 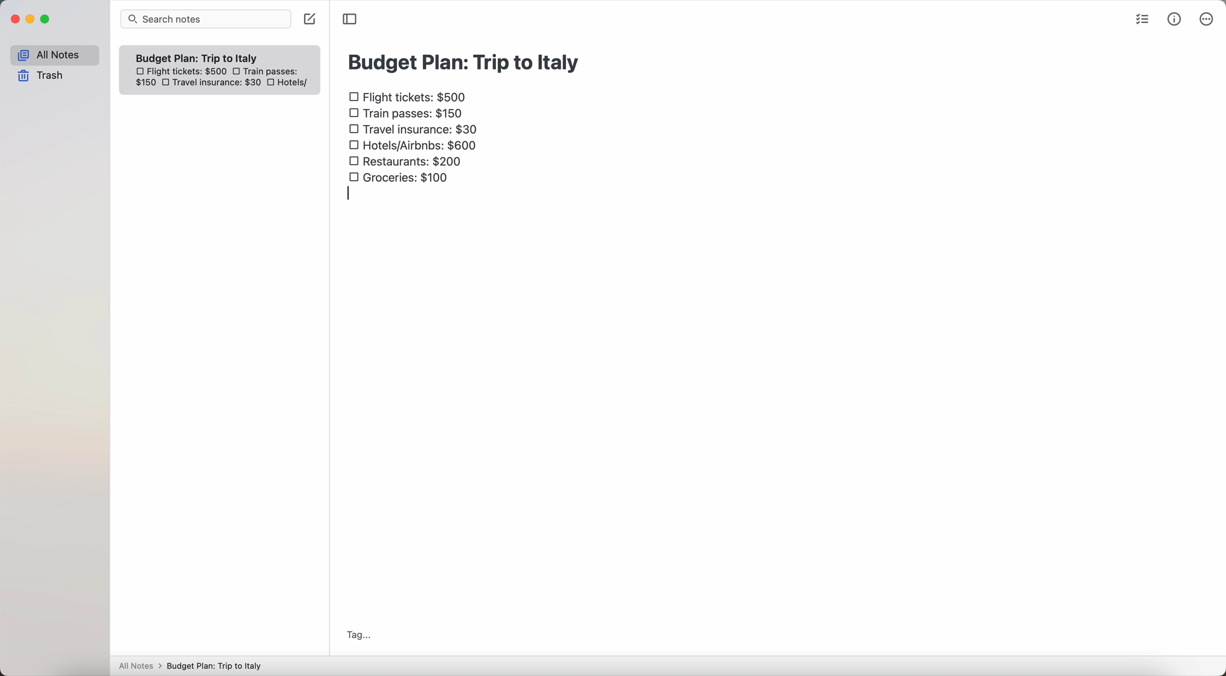 What do you see at coordinates (415, 129) in the screenshot?
I see `travel insurance: $30 checkbox` at bounding box center [415, 129].